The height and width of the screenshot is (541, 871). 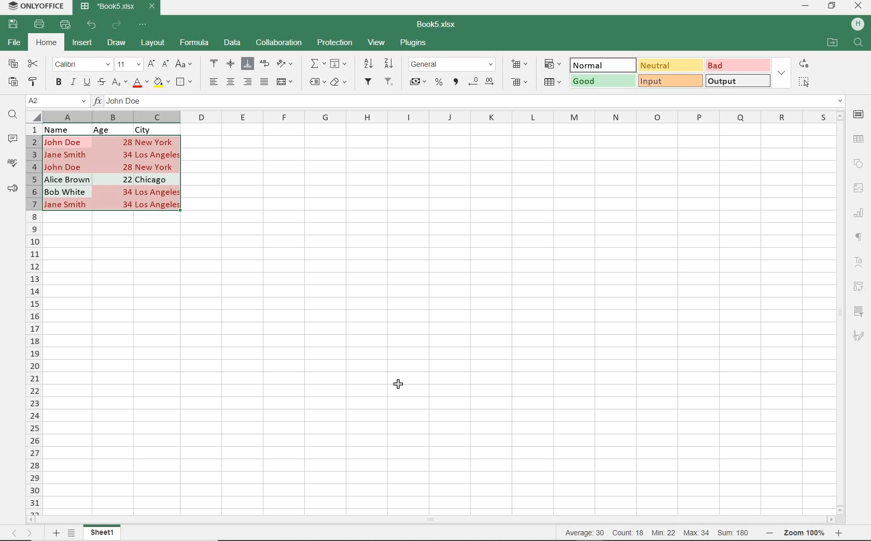 I want to click on FILE, so click(x=13, y=43).